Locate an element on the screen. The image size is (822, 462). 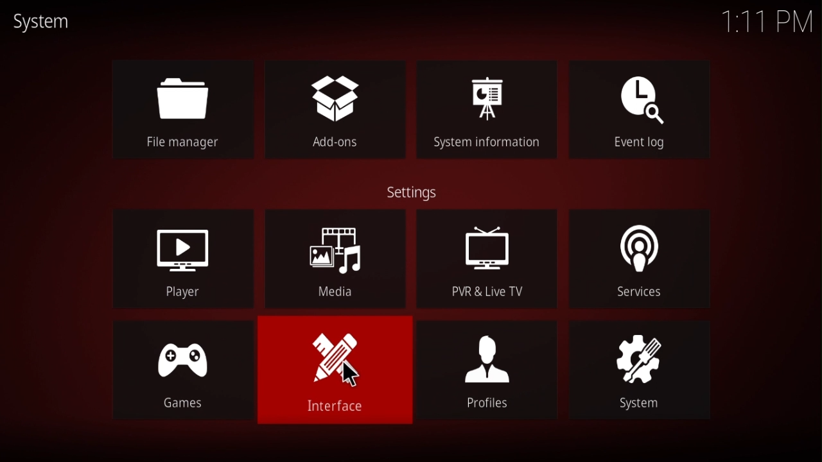
PVR & live TV is located at coordinates (484, 259).